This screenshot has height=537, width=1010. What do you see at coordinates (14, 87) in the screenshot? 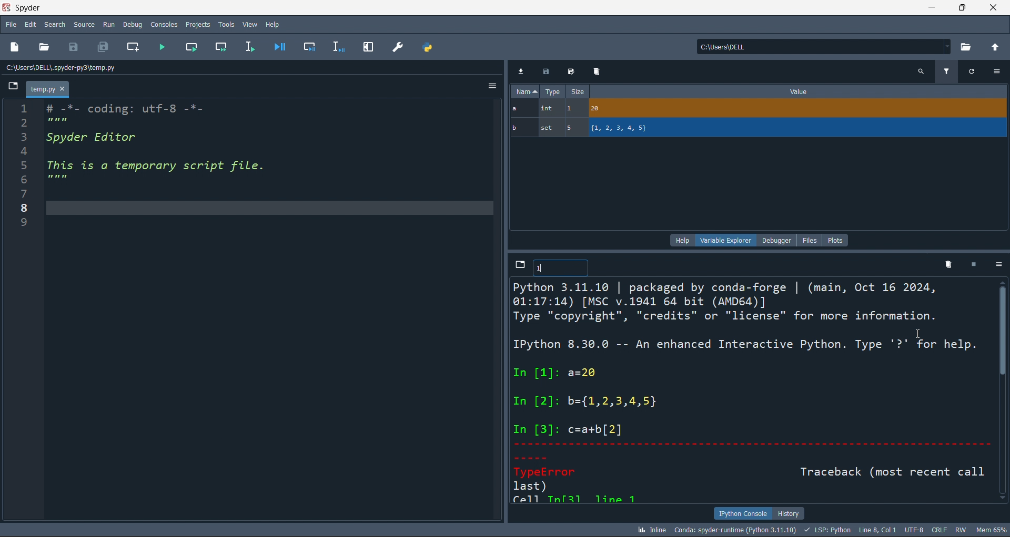
I see `browse tabs` at bounding box center [14, 87].